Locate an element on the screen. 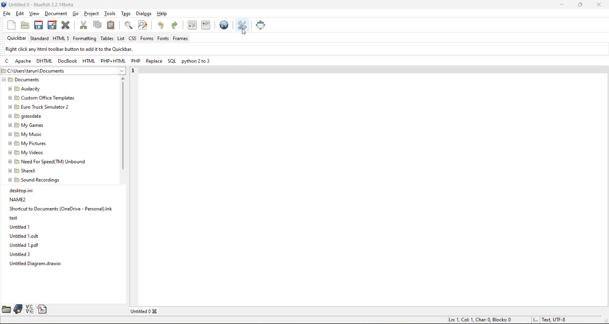 The width and height of the screenshot is (609, 324). metadata is located at coordinates (507, 320).